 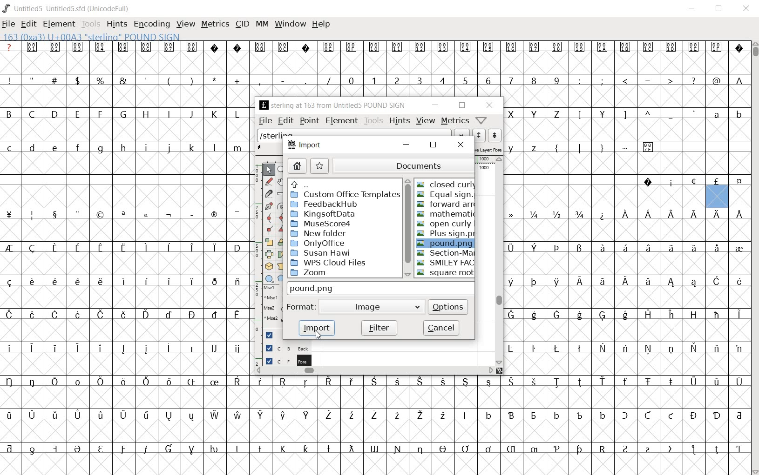 I want to click on *, so click(x=216, y=79).